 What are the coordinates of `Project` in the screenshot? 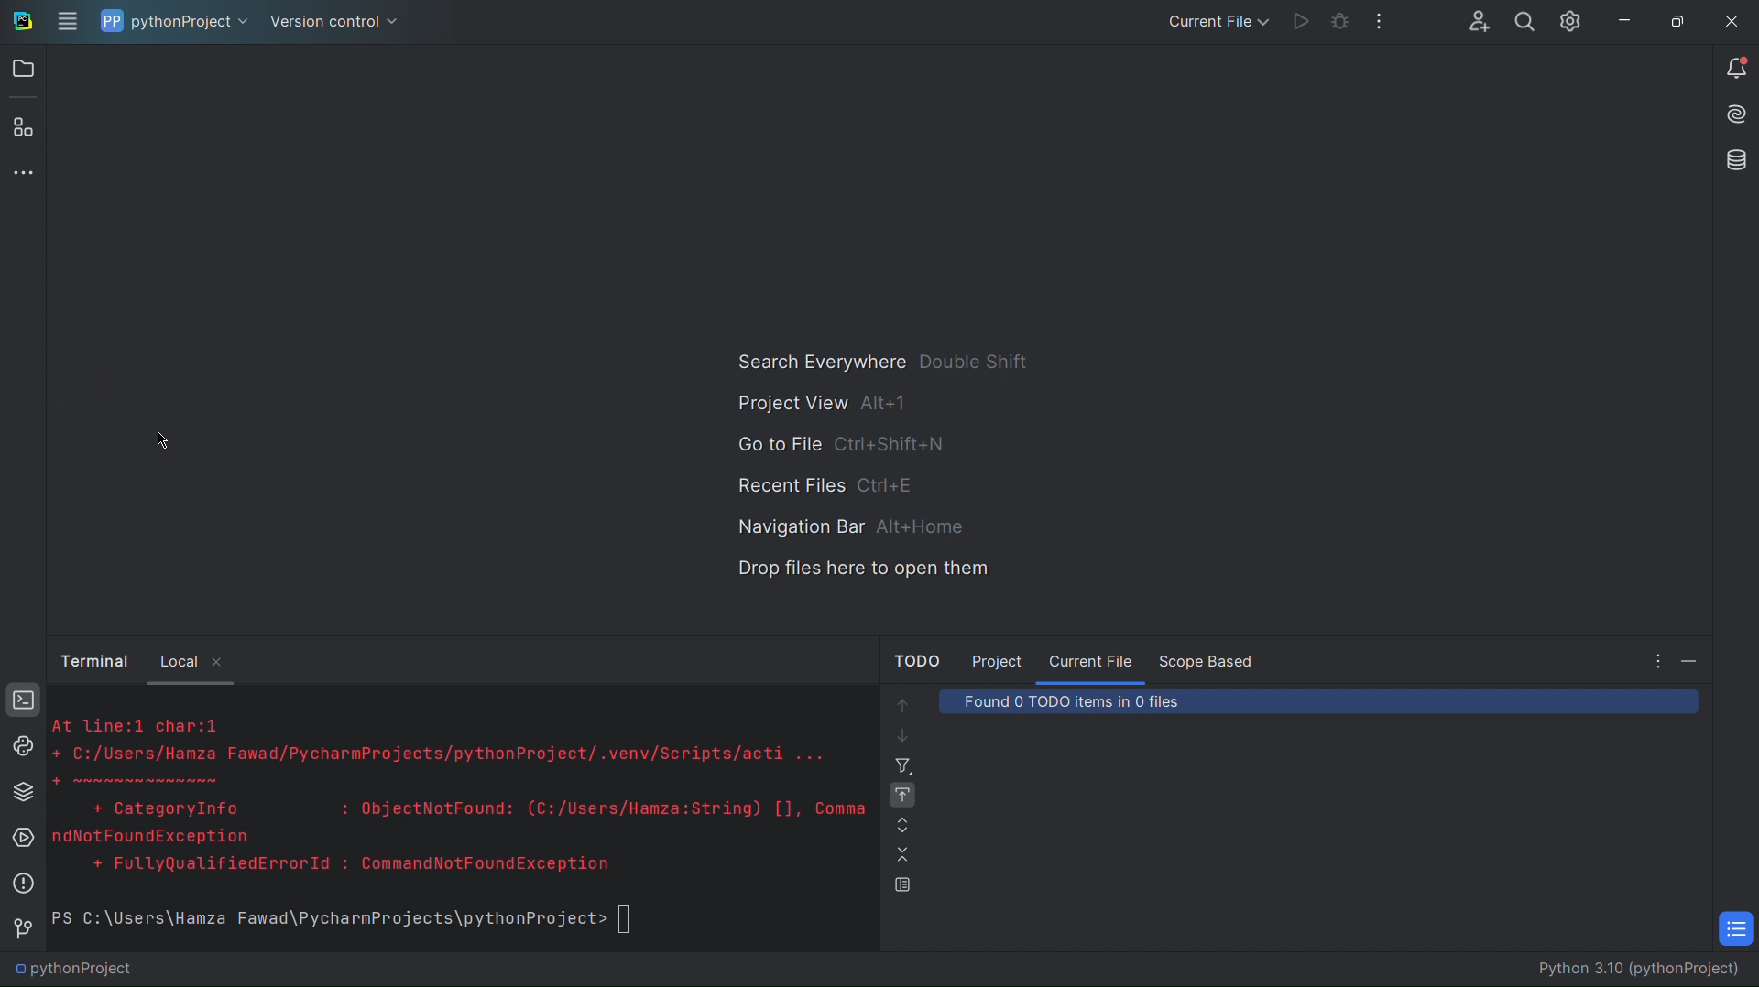 It's located at (999, 656).